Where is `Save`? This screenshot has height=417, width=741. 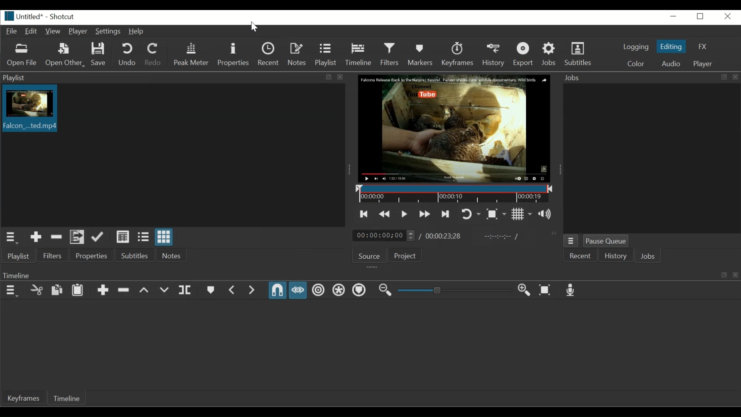
Save is located at coordinates (100, 54).